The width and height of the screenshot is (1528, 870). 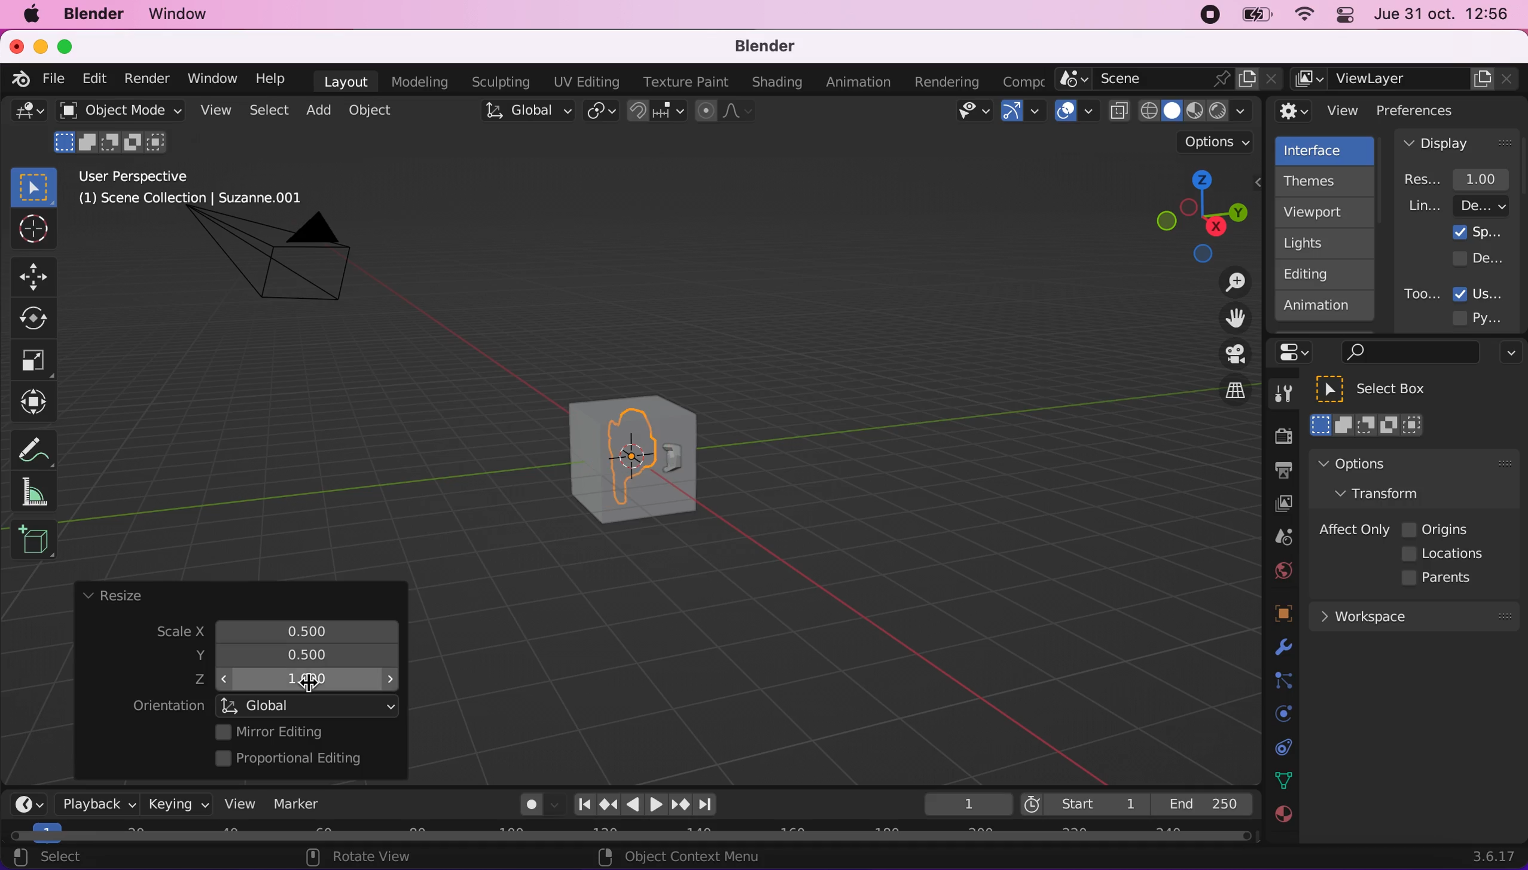 I want to click on workspace, so click(x=1413, y=615).